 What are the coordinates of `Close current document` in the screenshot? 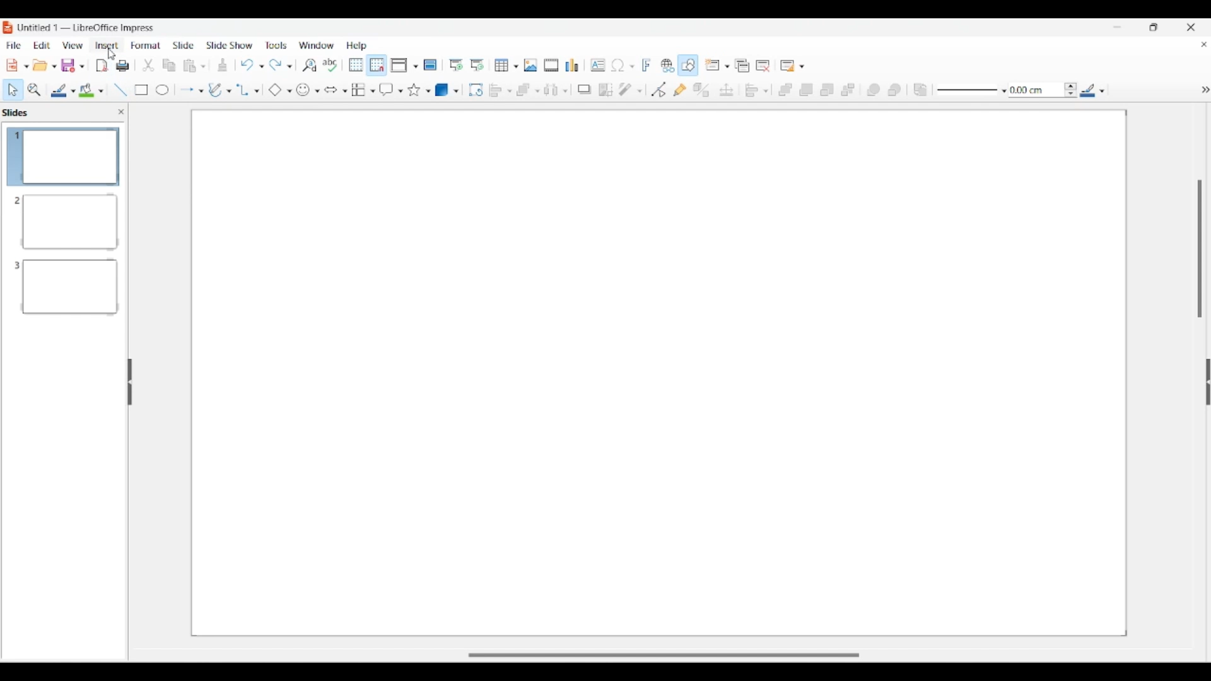 It's located at (1204, 44).